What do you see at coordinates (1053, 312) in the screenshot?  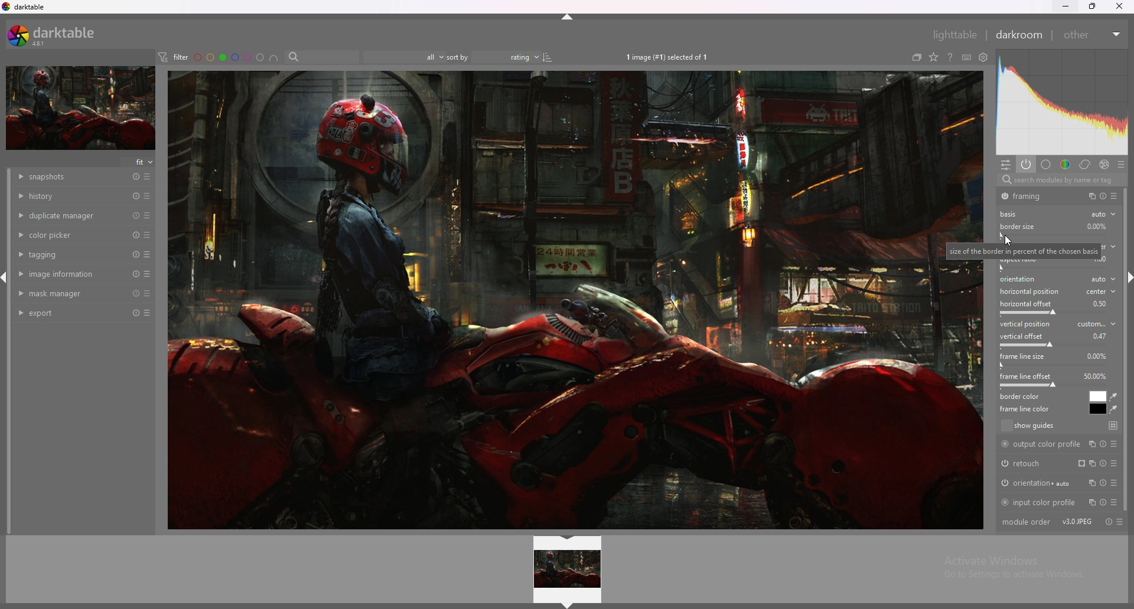 I see `horizontal offset bar` at bounding box center [1053, 312].